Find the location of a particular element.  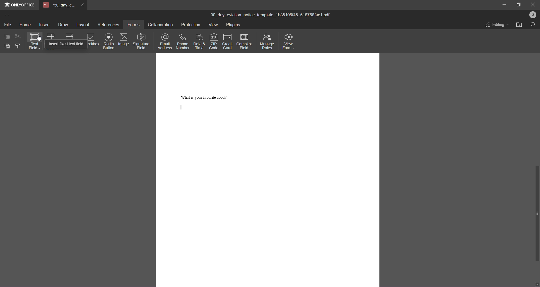

combo box is located at coordinates (51, 36).